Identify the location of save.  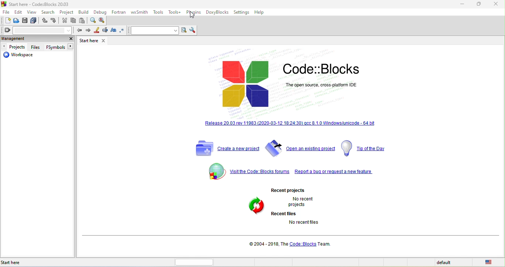
(25, 21).